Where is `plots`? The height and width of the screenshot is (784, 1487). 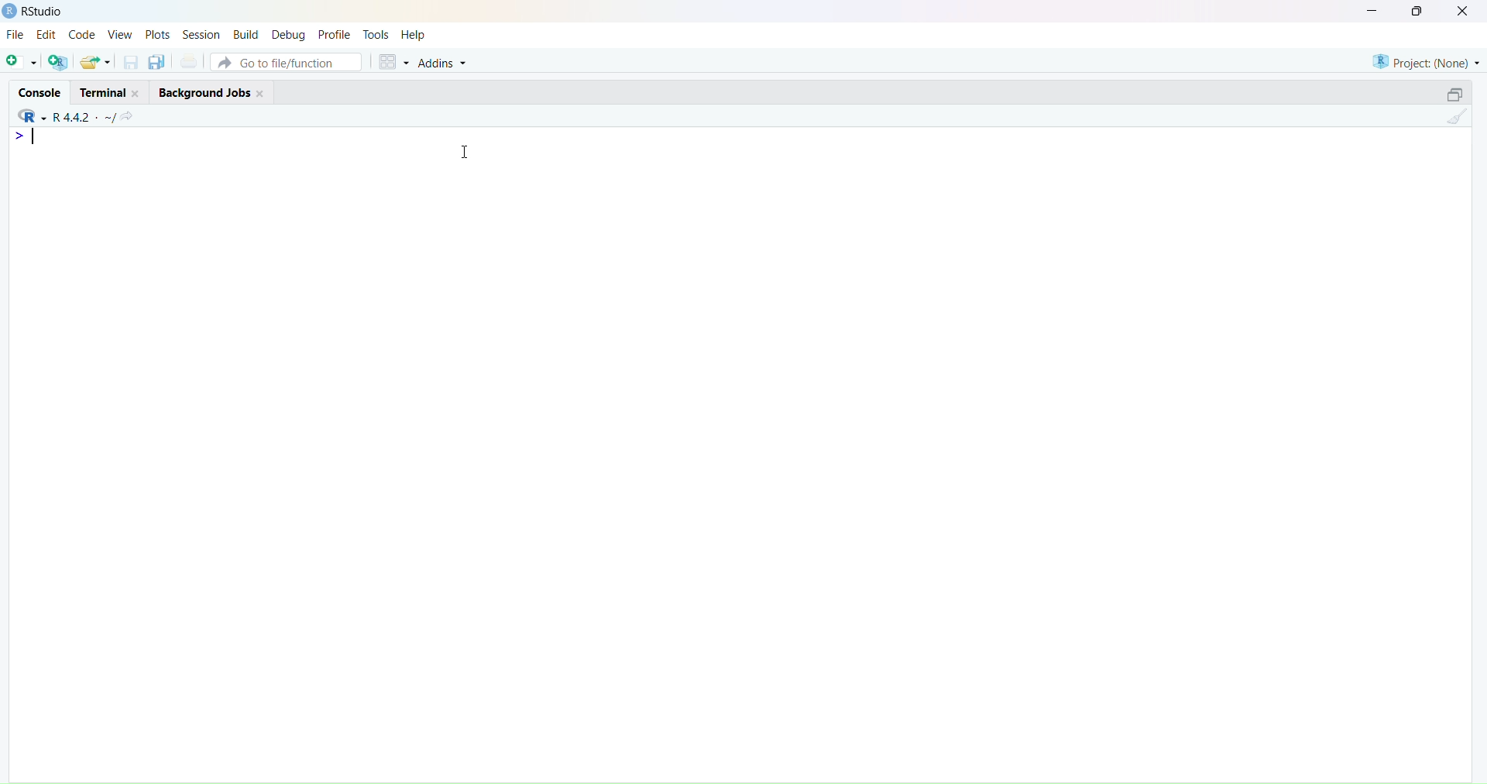
plots is located at coordinates (158, 36).